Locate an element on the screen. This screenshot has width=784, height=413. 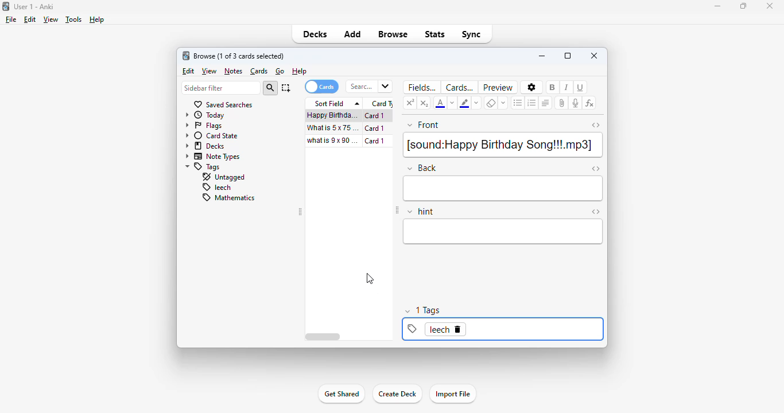
flags is located at coordinates (204, 126).